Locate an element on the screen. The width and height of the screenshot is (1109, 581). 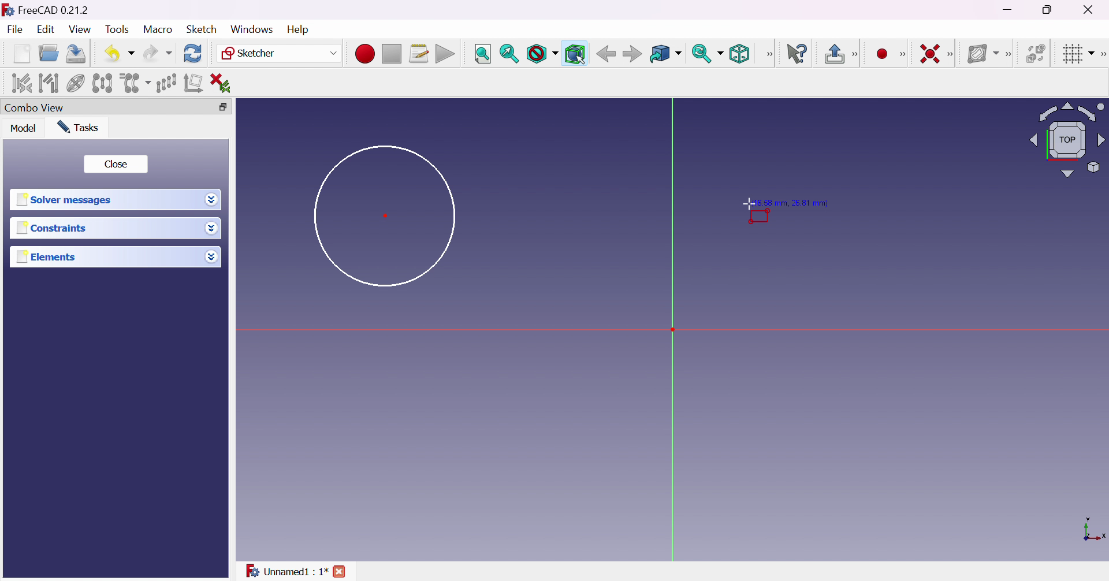
Remove axes alignment is located at coordinates (193, 84).